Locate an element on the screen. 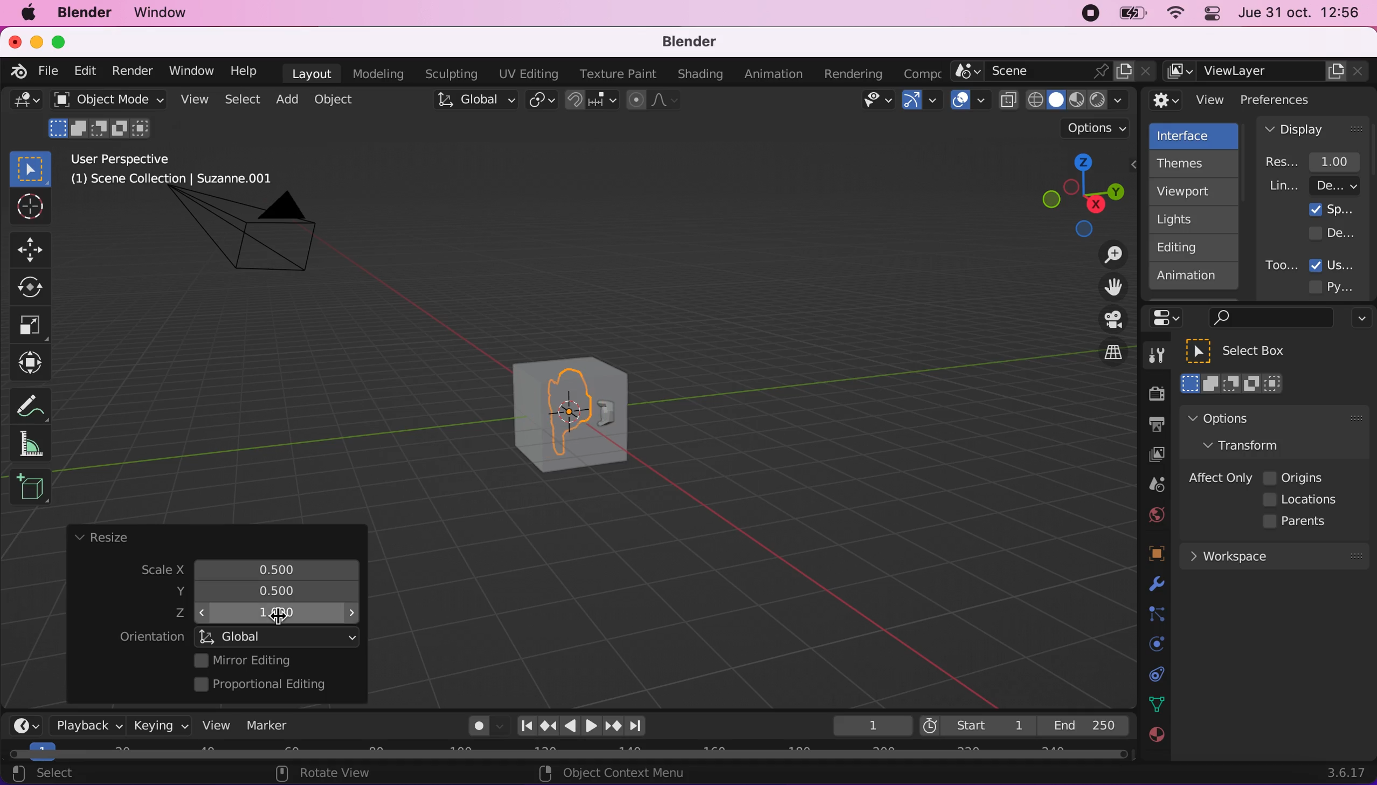 The image size is (1377, 785). play is located at coordinates (582, 726).